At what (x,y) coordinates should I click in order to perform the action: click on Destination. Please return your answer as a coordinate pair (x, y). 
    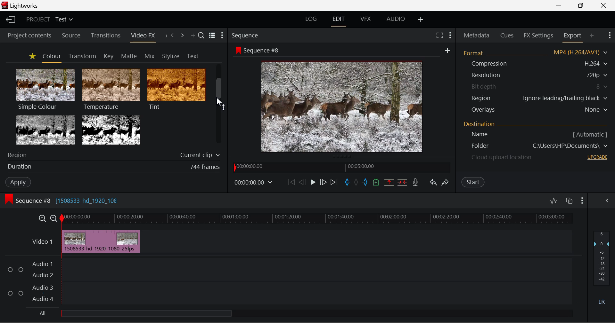
    Looking at the image, I should click on (480, 123).